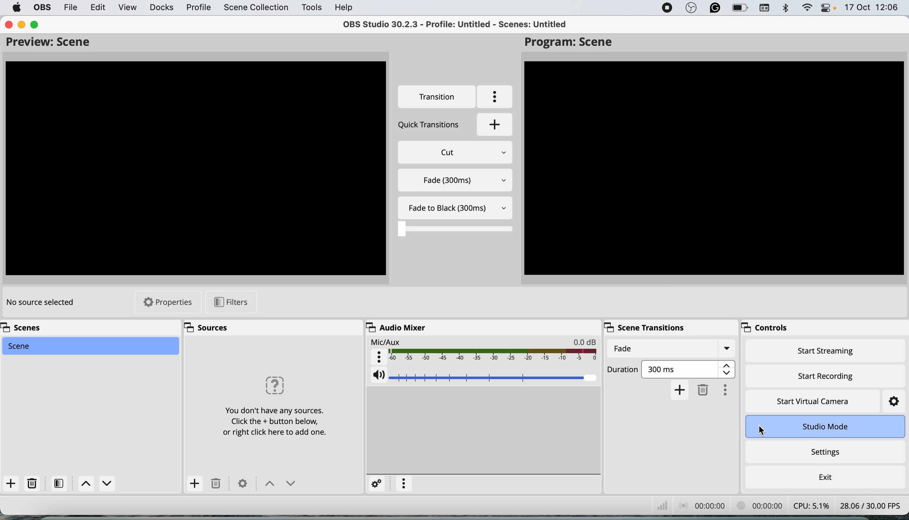  I want to click on audio mixer, so click(397, 327).